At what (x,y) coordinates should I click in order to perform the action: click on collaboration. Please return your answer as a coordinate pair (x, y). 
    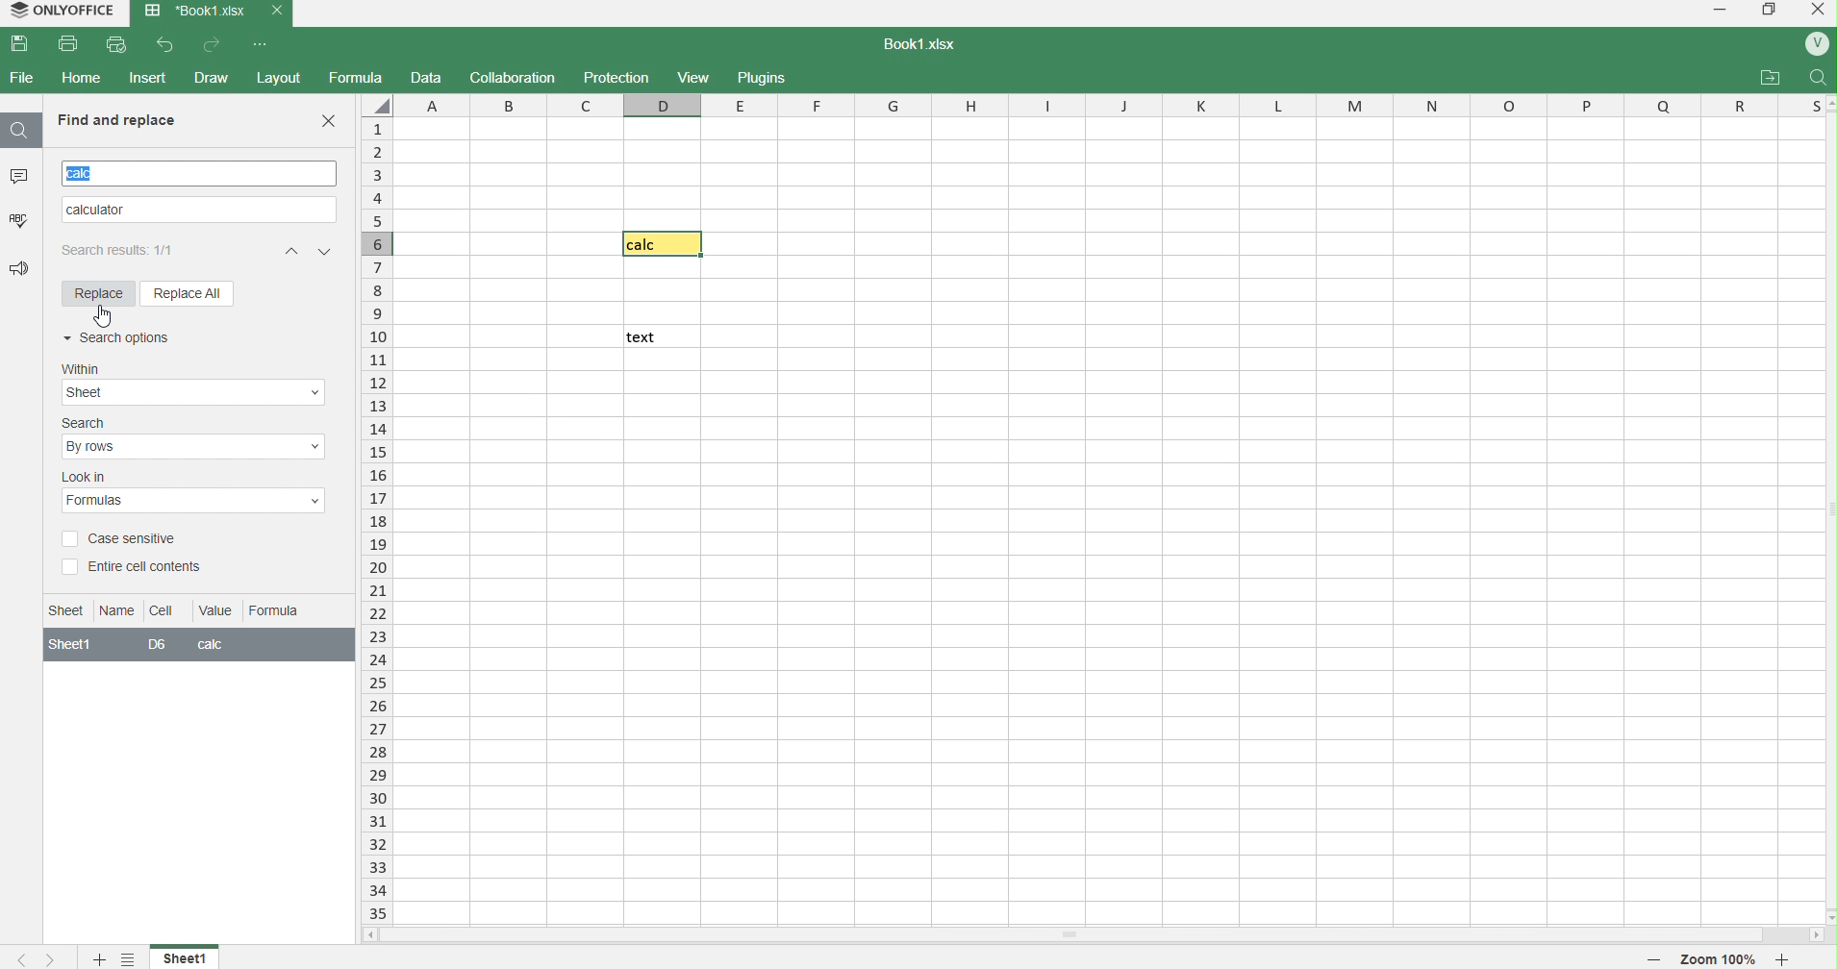
    Looking at the image, I should click on (516, 77).